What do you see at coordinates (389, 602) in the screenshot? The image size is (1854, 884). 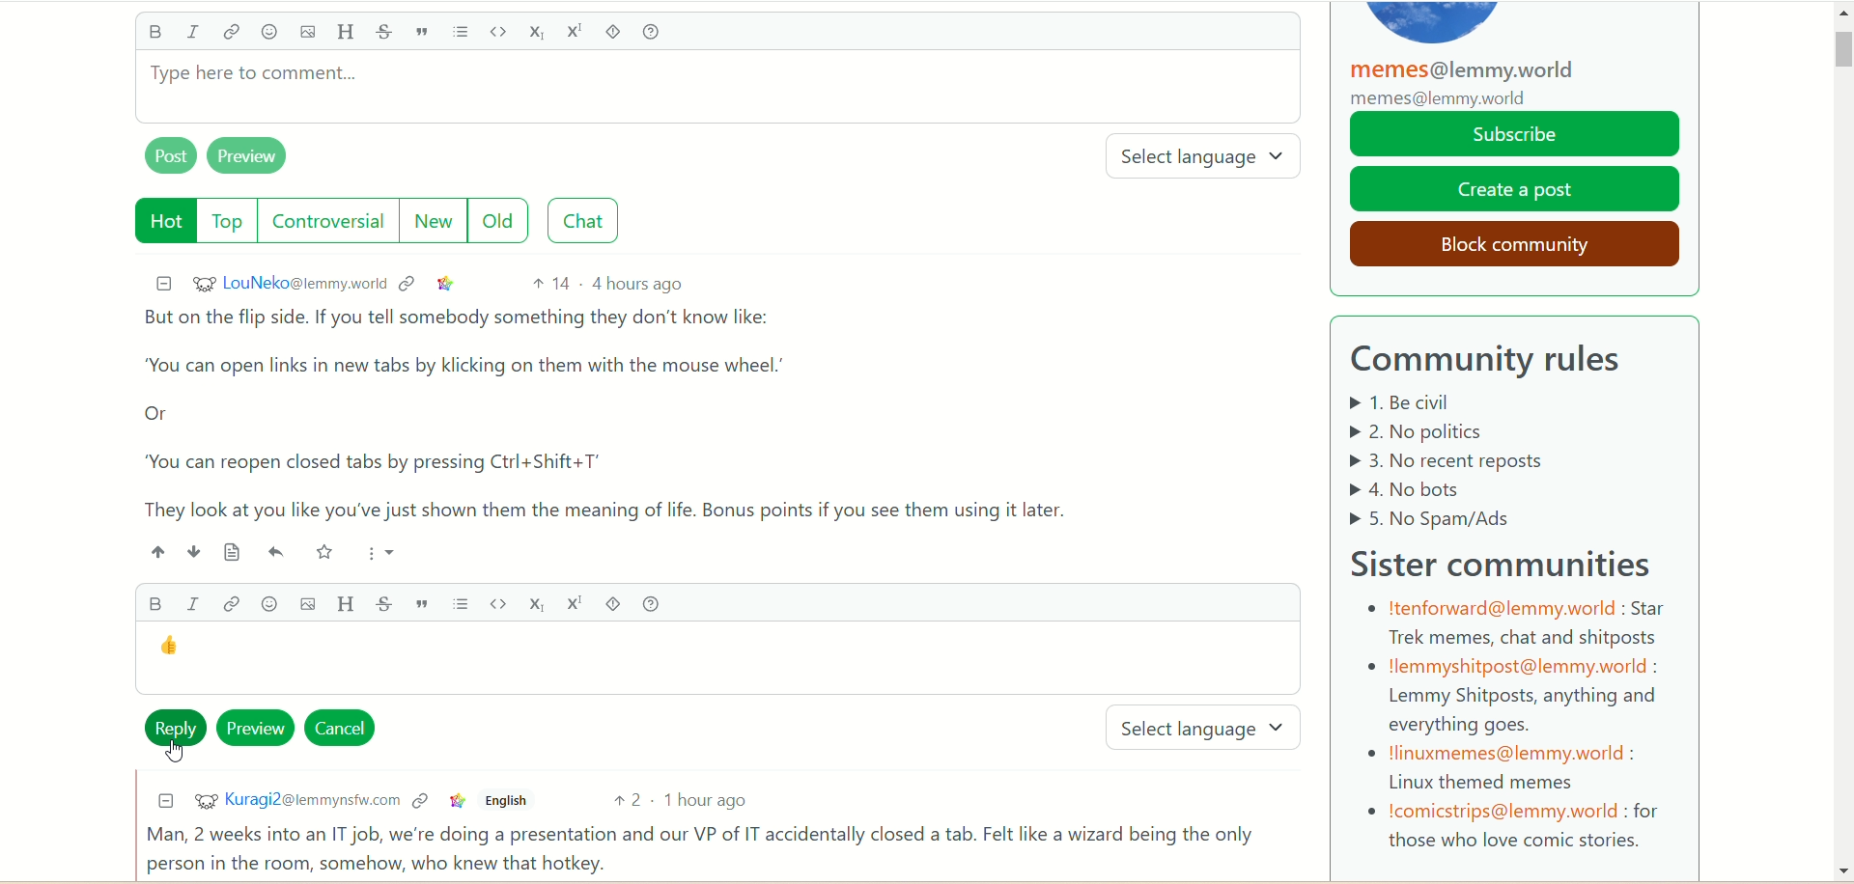 I see `strikethrough` at bounding box center [389, 602].